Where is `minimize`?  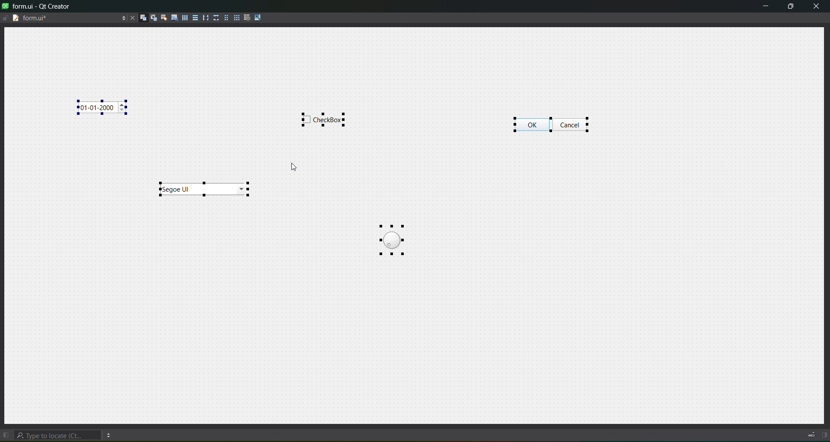 minimize is located at coordinates (764, 6).